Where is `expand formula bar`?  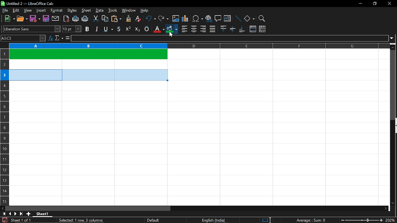
expand formula bar is located at coordinates (393, 38).